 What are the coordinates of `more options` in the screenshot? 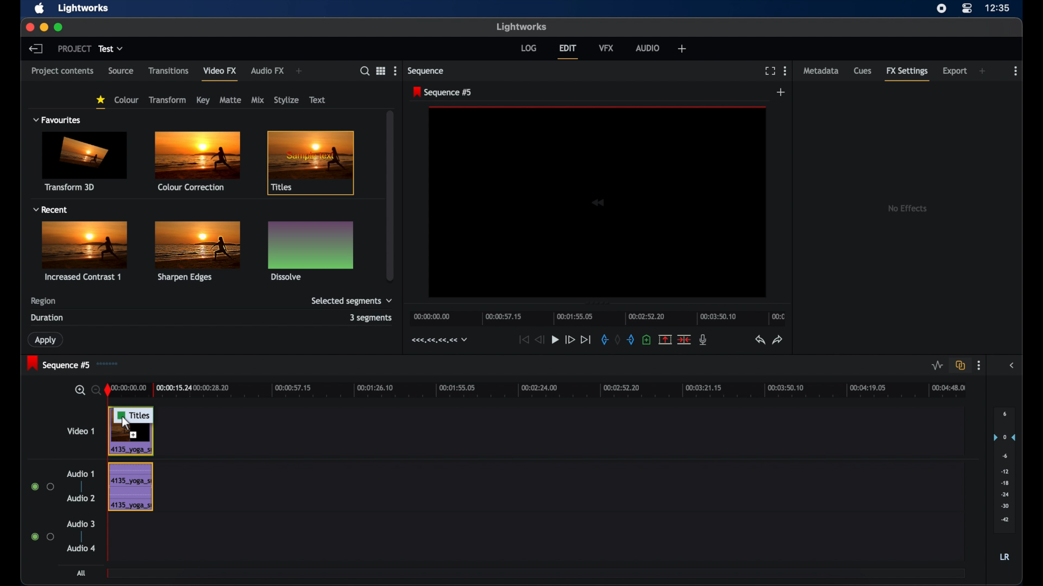 It's located at (1016, 71).